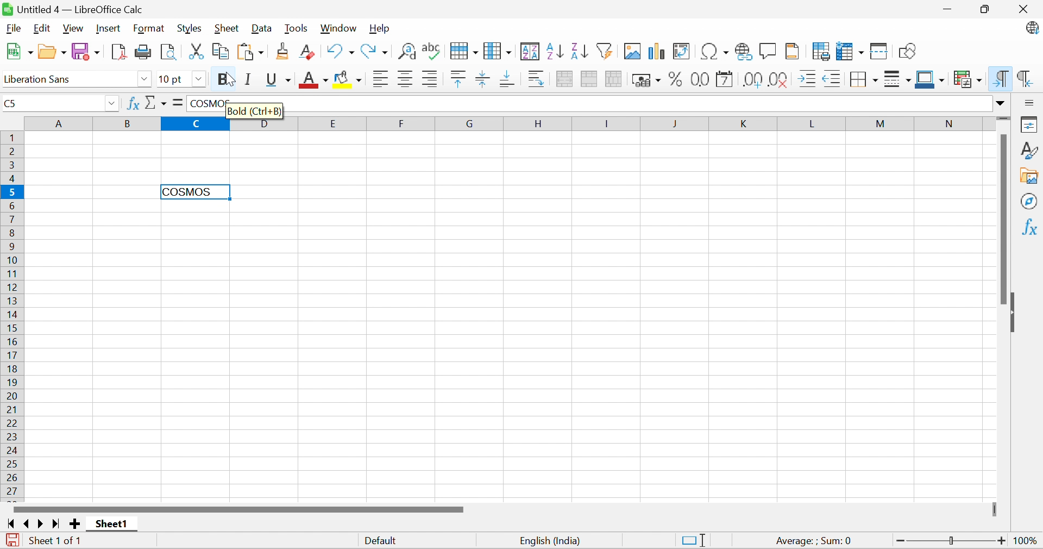 The width and height of the screenshot is (1043, 549). Describe the element at coordinates (180, 103) in the screenshot. I see `Formula` at that location.